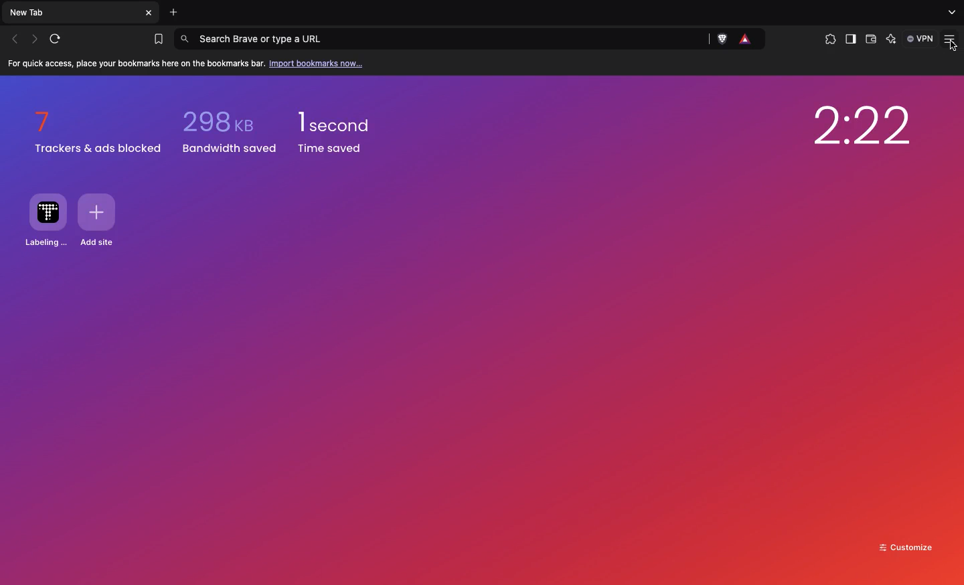  Describe the element at coordinates (723, 39) in the screenshot. I see `Brave shields` at that location.